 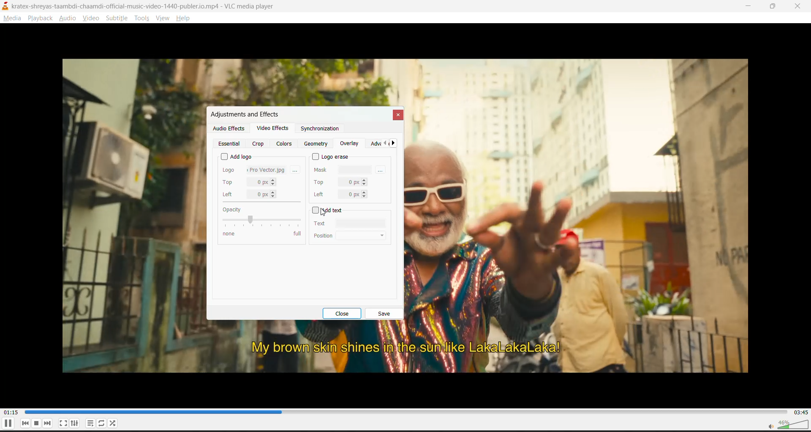 What do you see at coordinates (38, 424) in the screenshot?
I see `stop` at bounding box center [38, 424].